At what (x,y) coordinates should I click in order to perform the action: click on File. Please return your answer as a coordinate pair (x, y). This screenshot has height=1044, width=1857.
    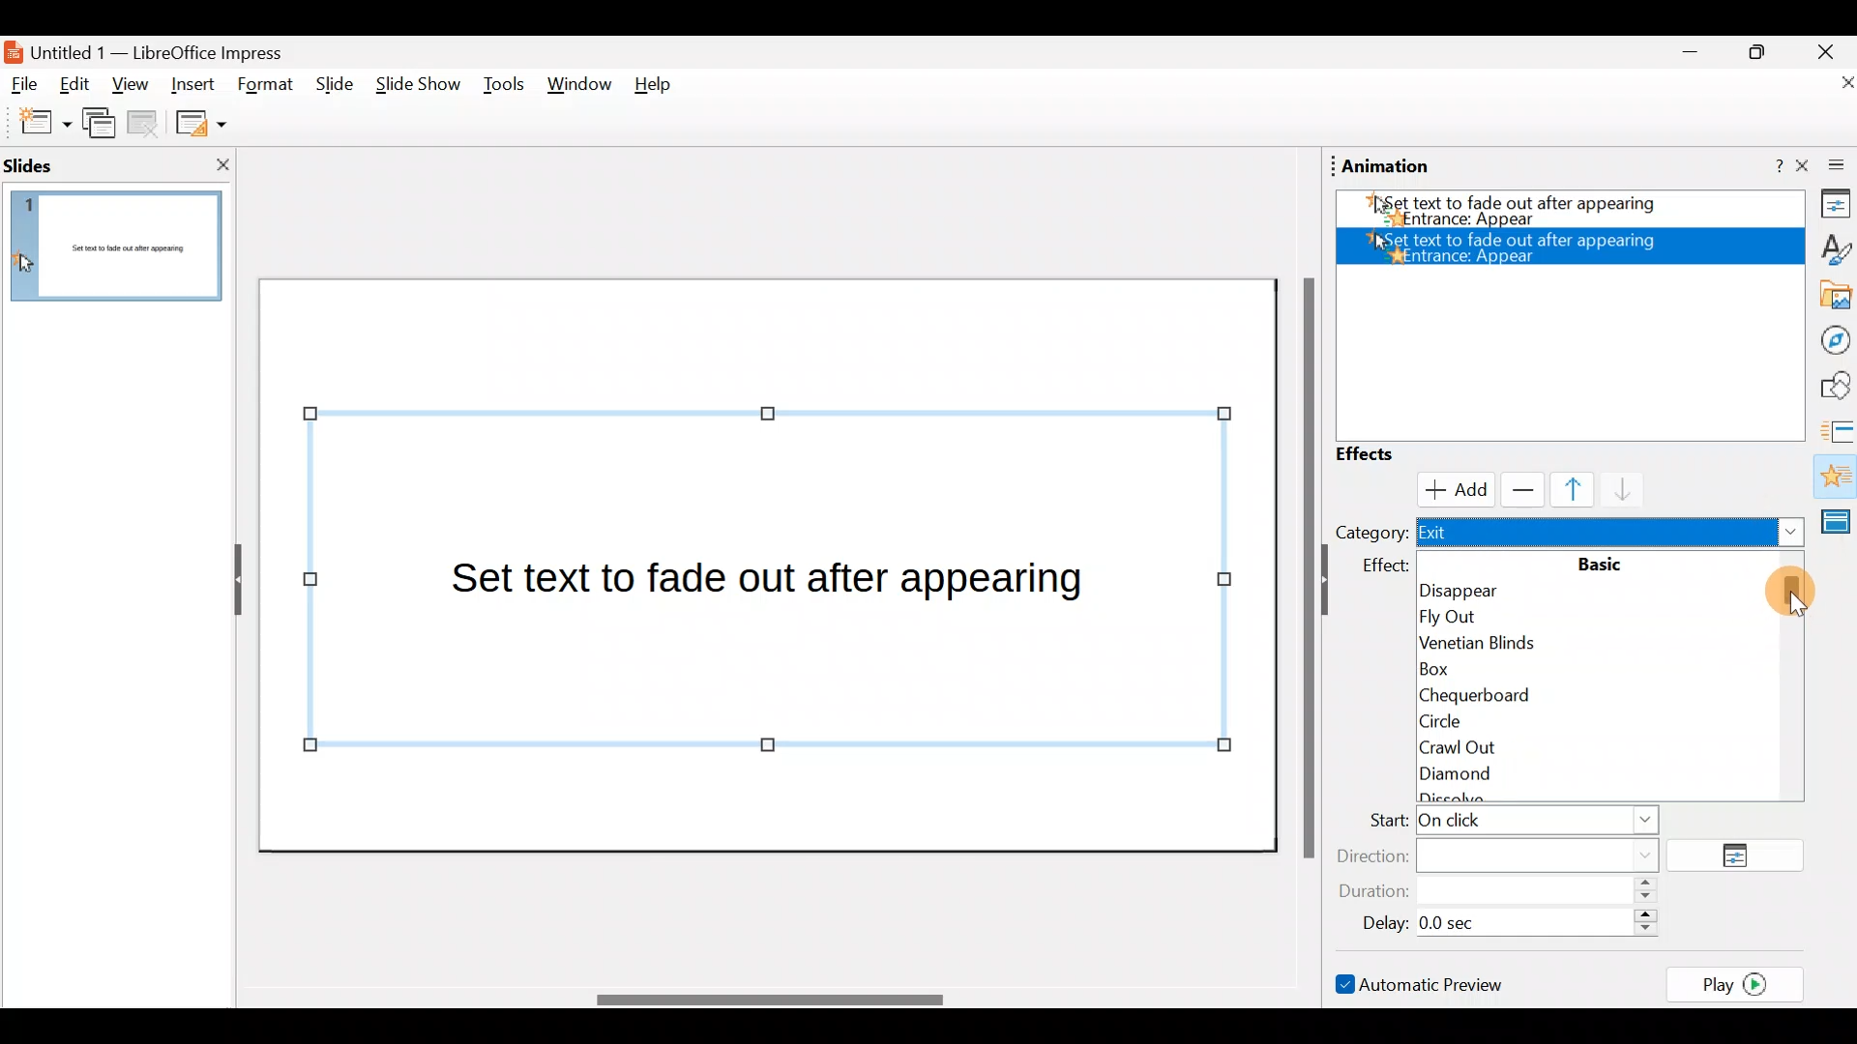
    Looking at the image, I should click on (25, 85).